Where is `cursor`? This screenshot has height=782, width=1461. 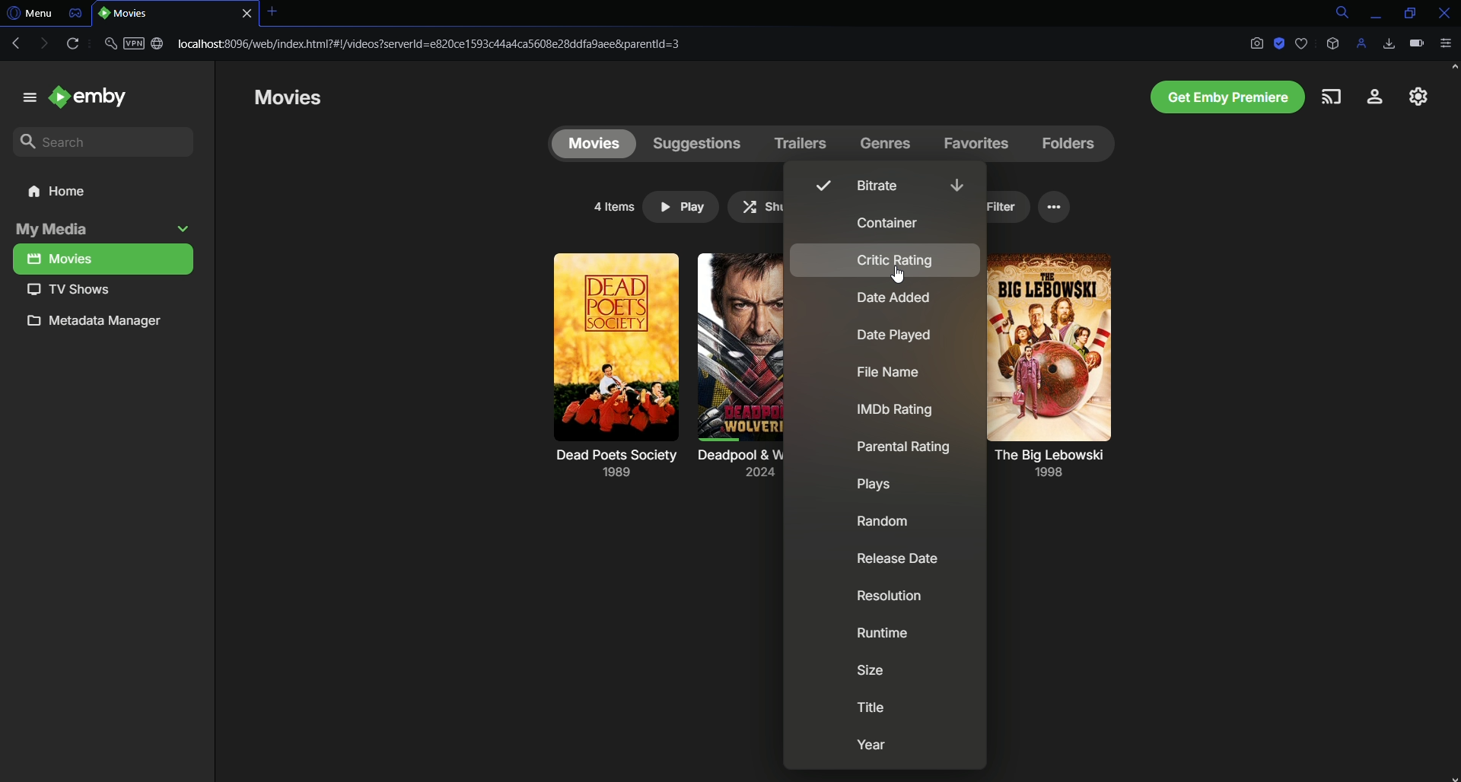 cursor is located at coordinates (898, 275).